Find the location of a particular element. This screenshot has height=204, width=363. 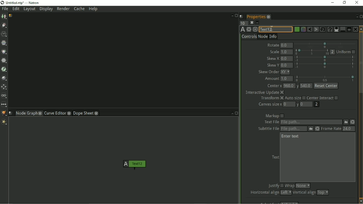

Text is located at coordinates (275, 157).